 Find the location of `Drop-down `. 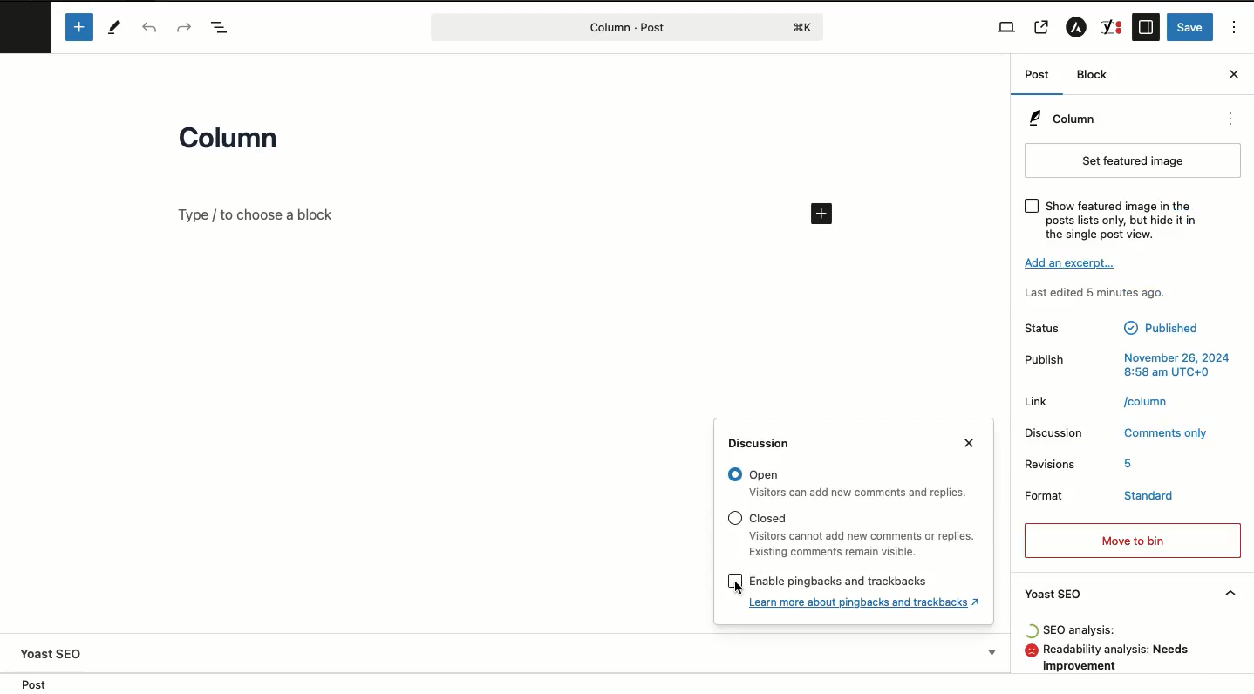

Drop-down  is located at coordinates (994, 652).